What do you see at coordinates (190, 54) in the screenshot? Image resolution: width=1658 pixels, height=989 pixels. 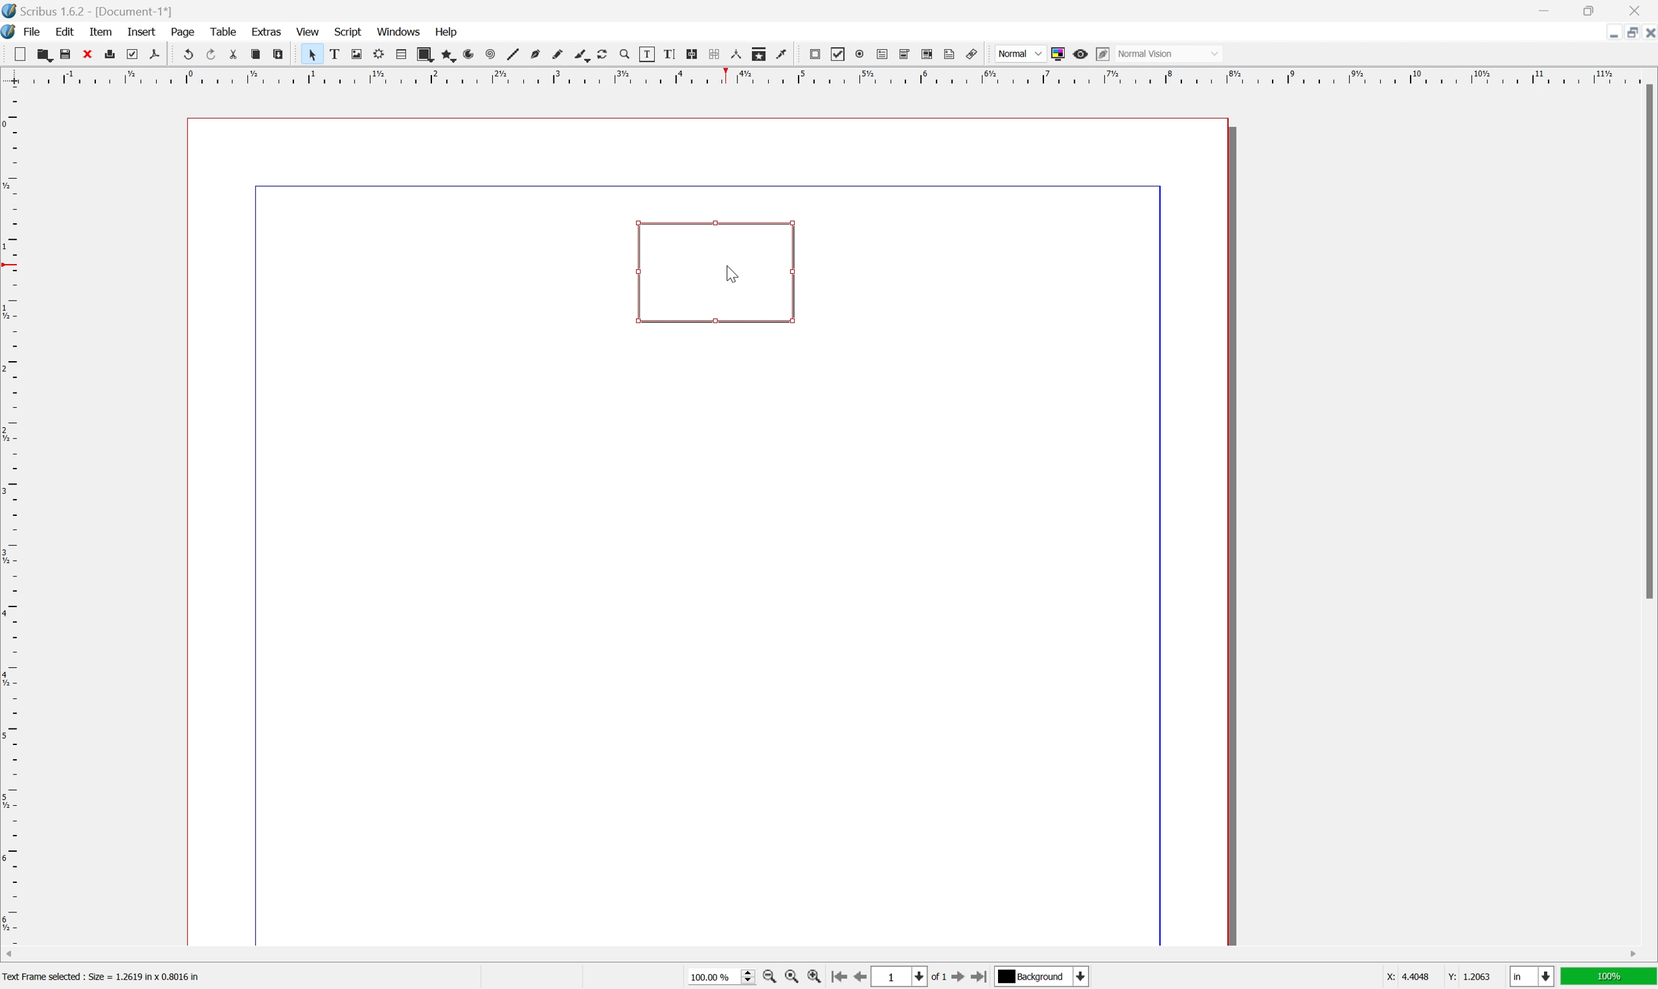 I see `undo` at bounding box center [190, 54].